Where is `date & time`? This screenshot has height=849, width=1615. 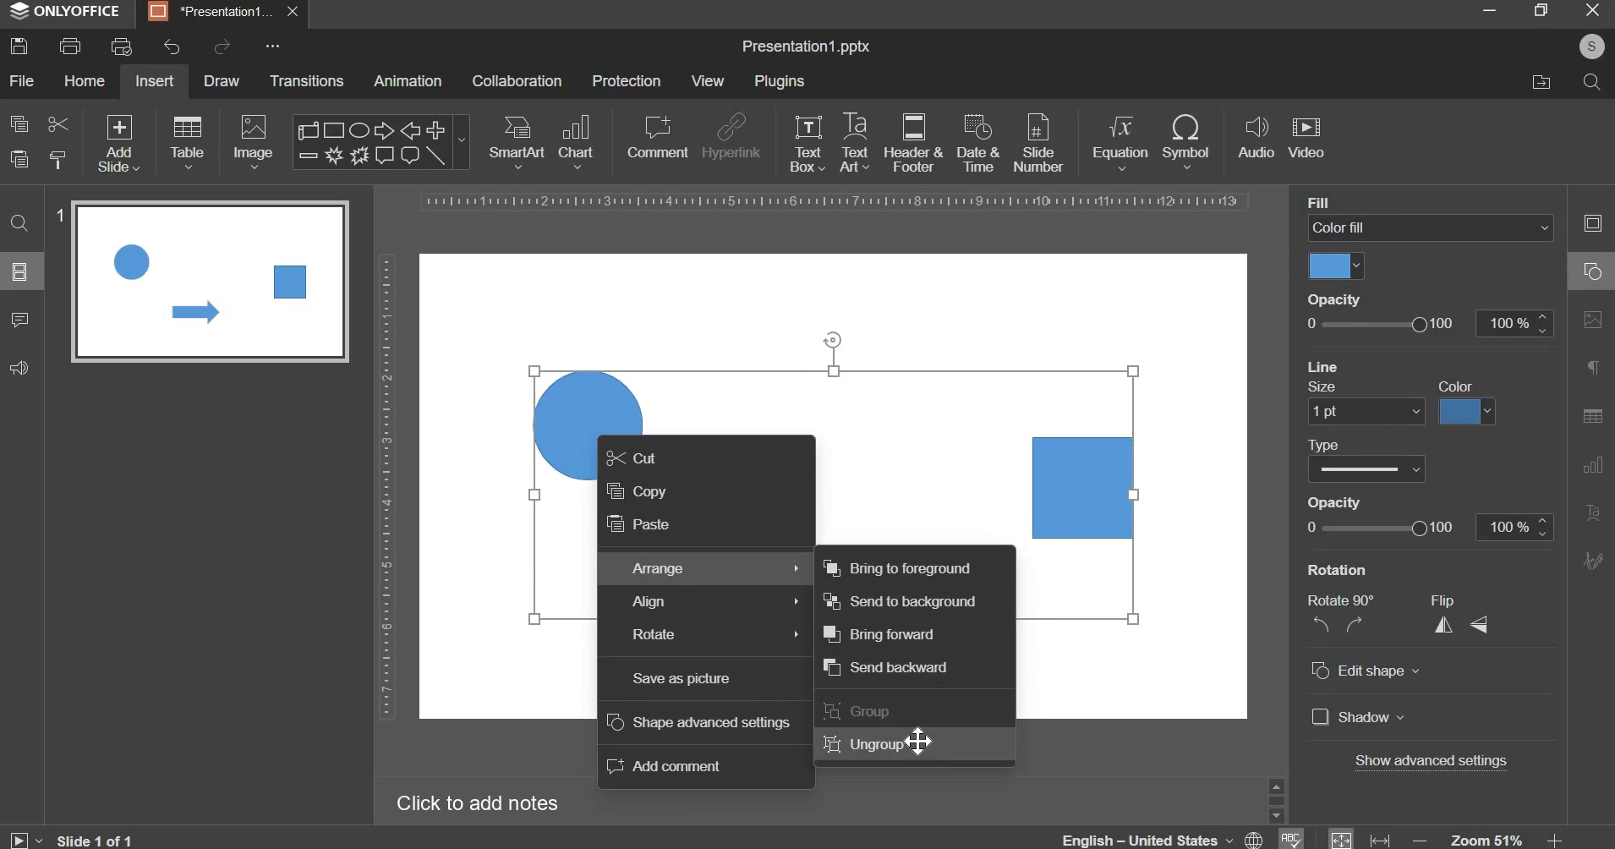 date & time is located at coordinates (978, 143).